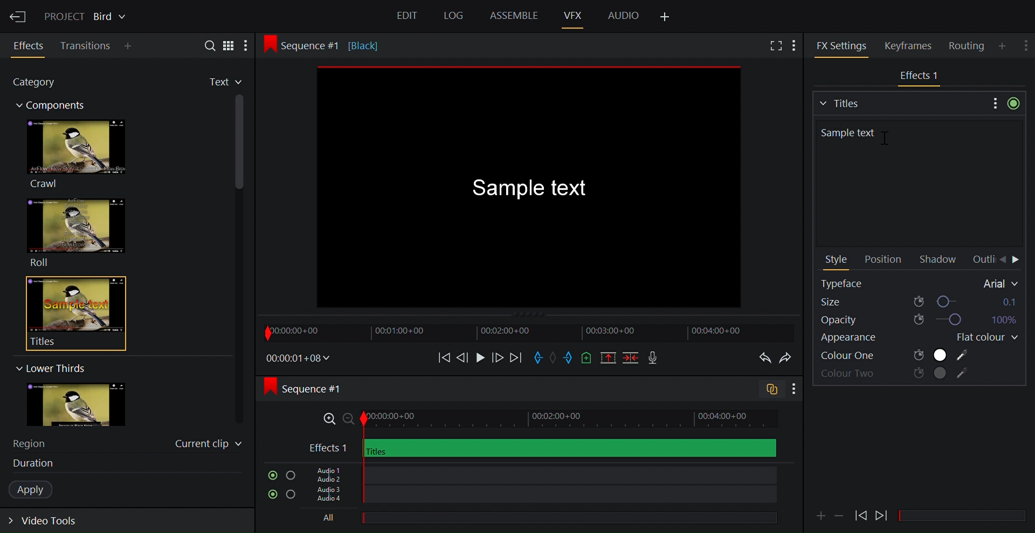  What do you see at coordinates (250, 46) in the screenshot?
I see `More` at bounding box center [250, 46].